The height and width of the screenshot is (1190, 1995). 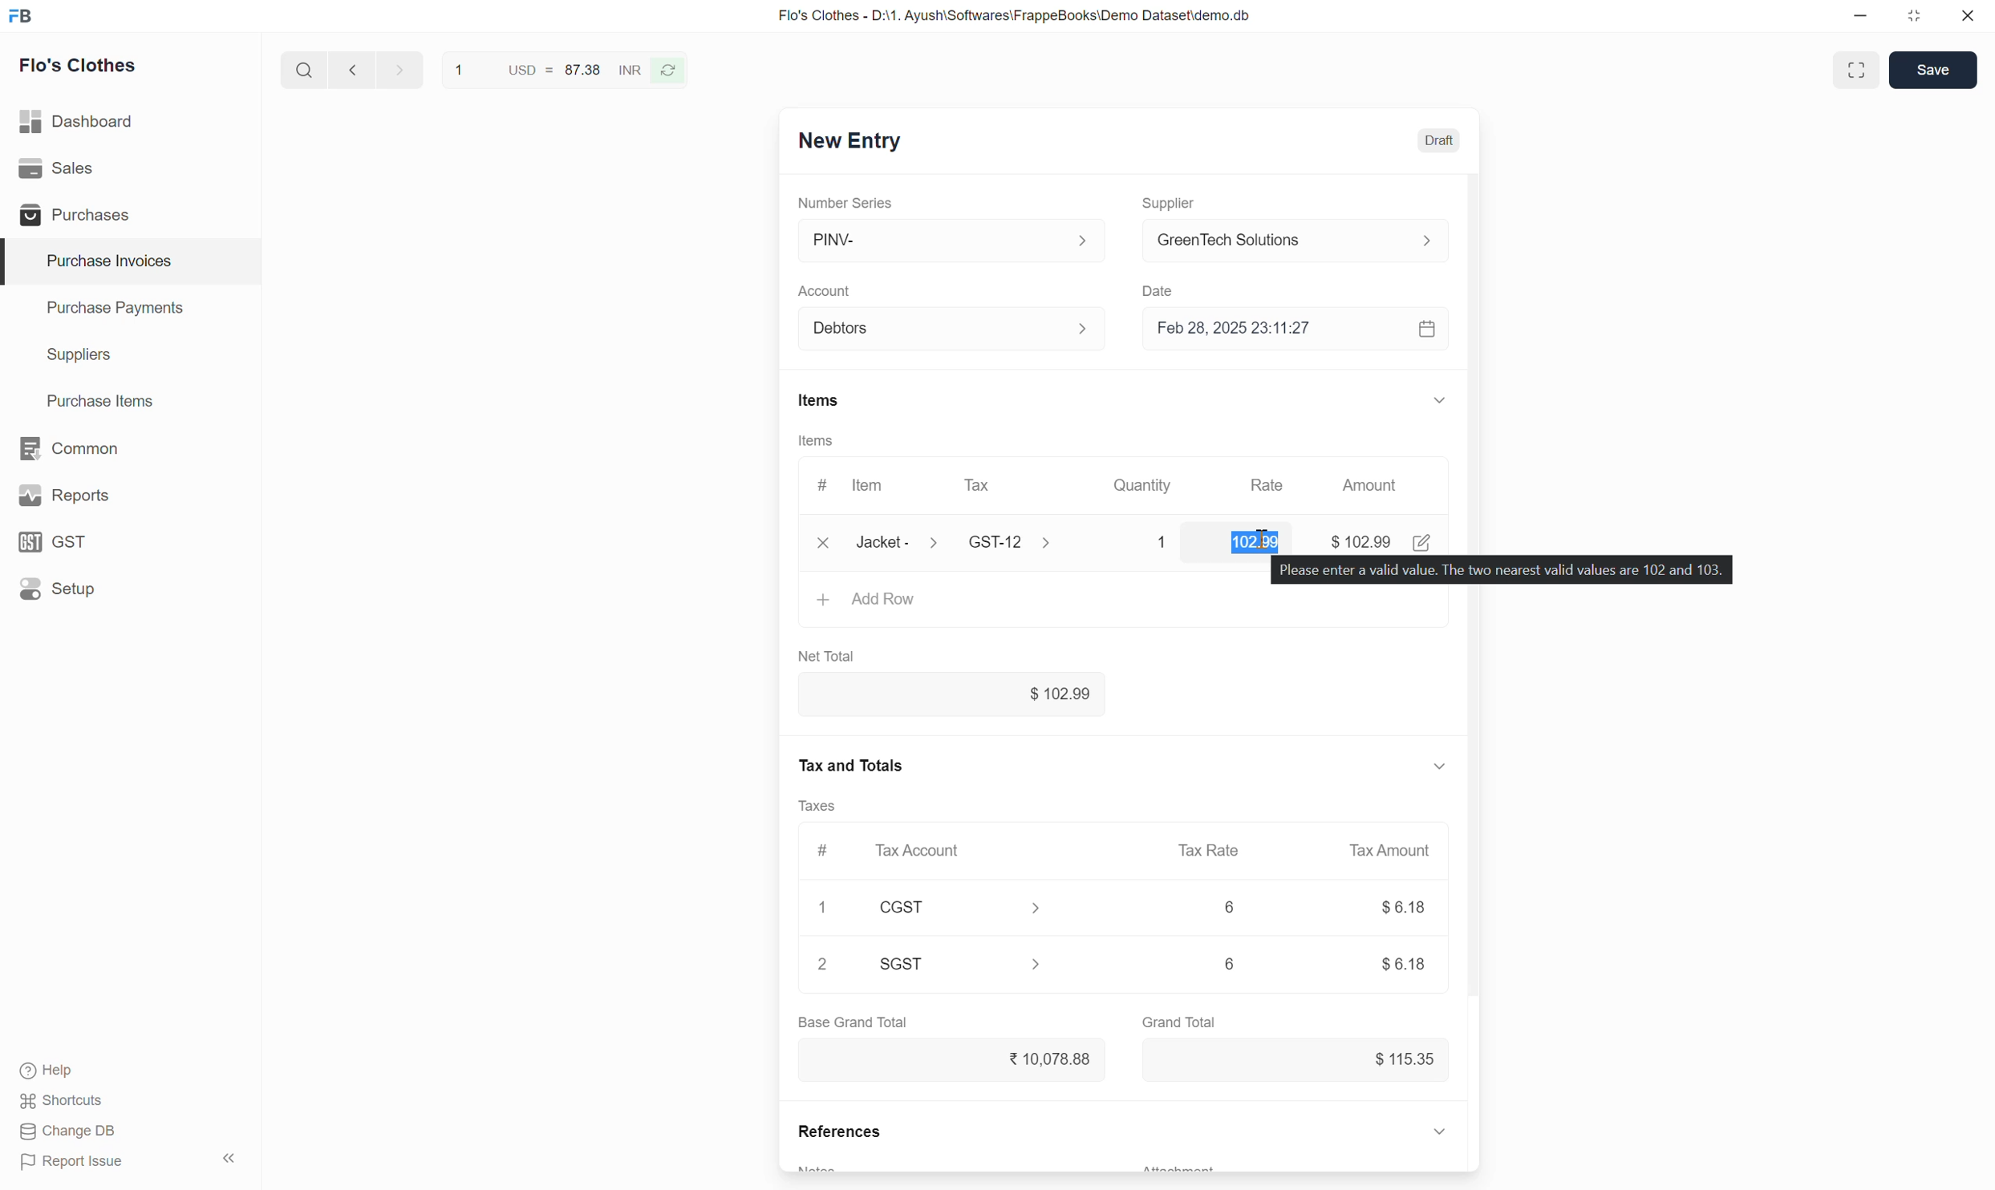 I want to click on Reverse, so click(x=667, y=71).